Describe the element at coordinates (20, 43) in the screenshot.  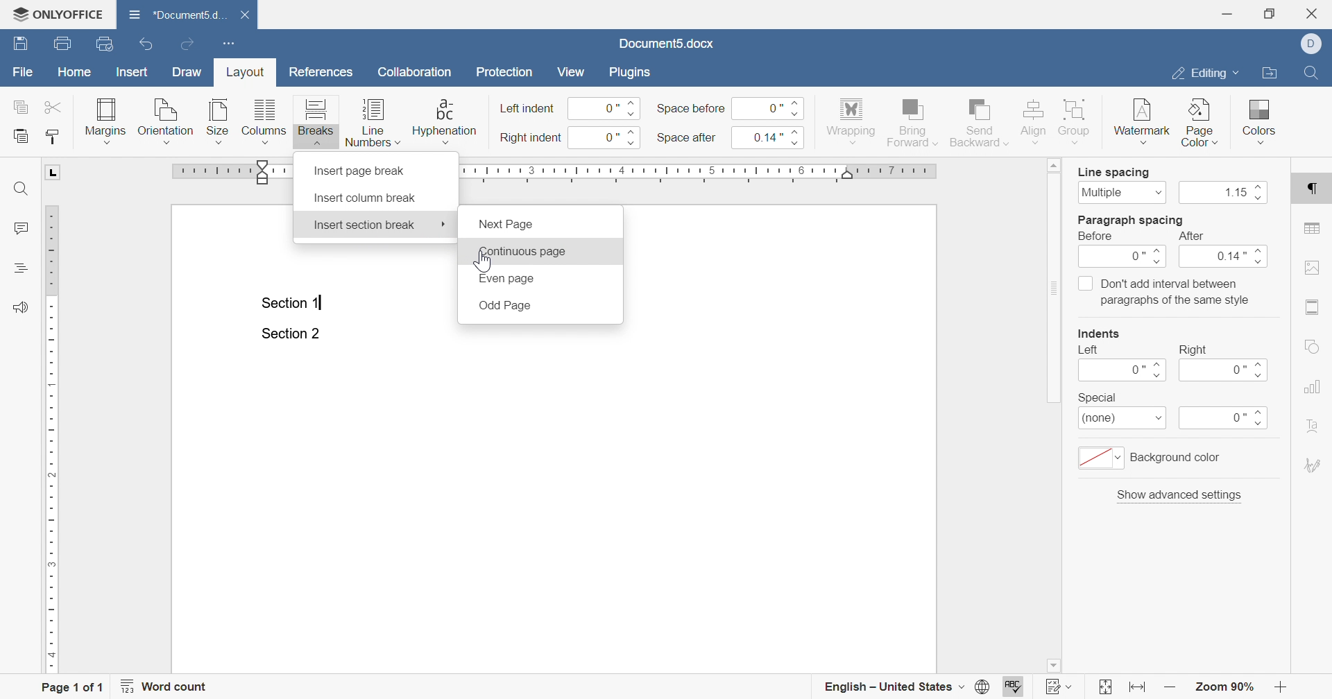
I see `save` at that location.